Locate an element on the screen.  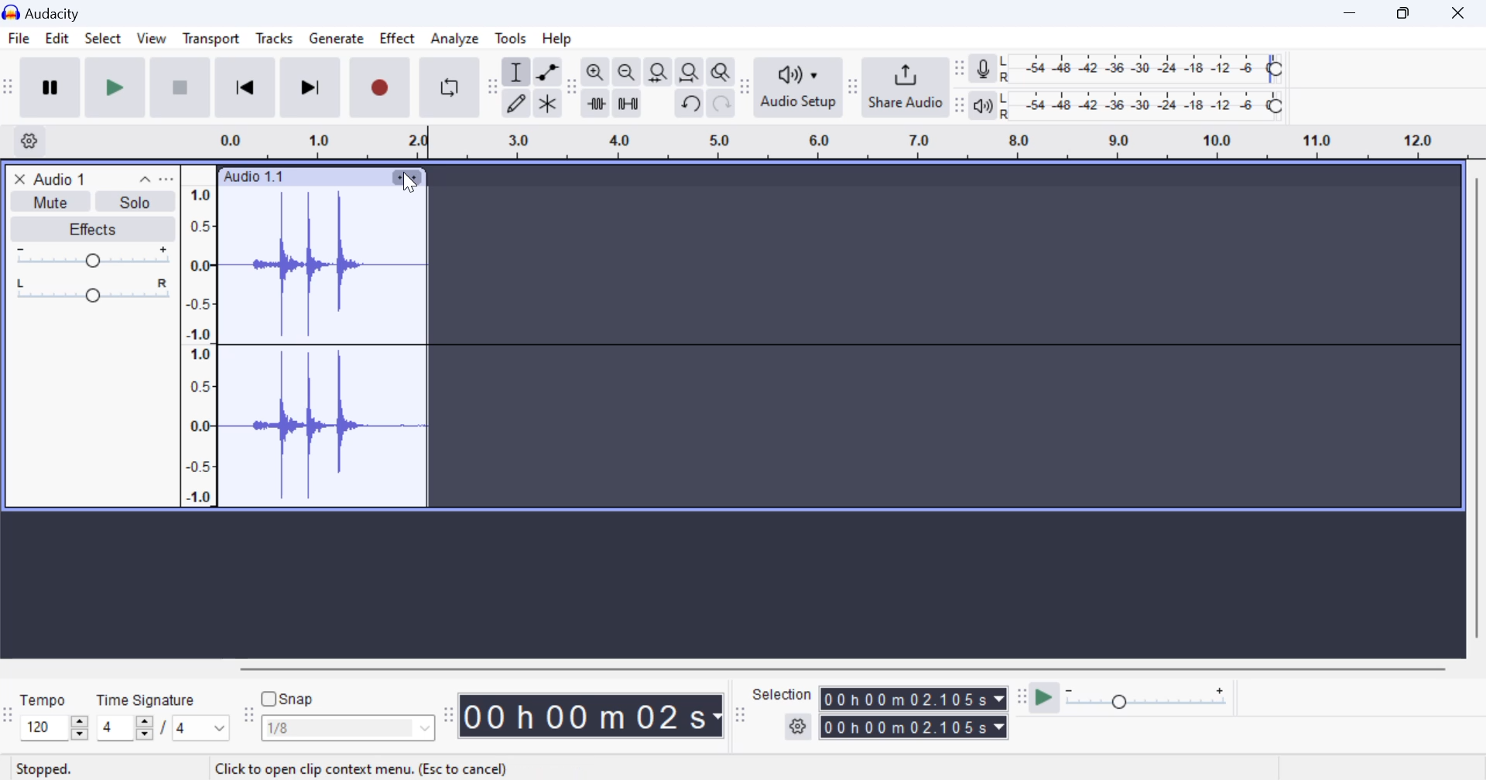
Effect is located at coordinates (398, 41).